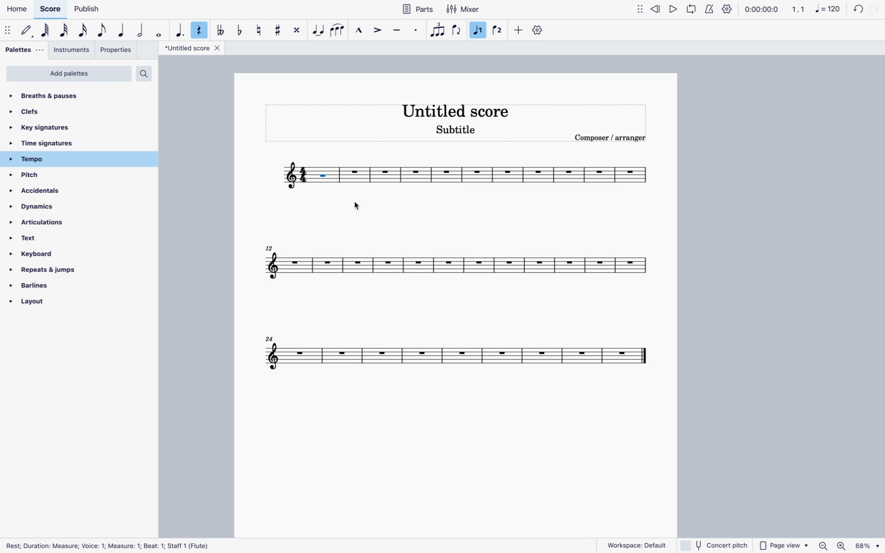 This screenshot has width=885, height=553. Describe the element at coordinates (714, 545) in the screenshot. I see `concert pitch` at that location.